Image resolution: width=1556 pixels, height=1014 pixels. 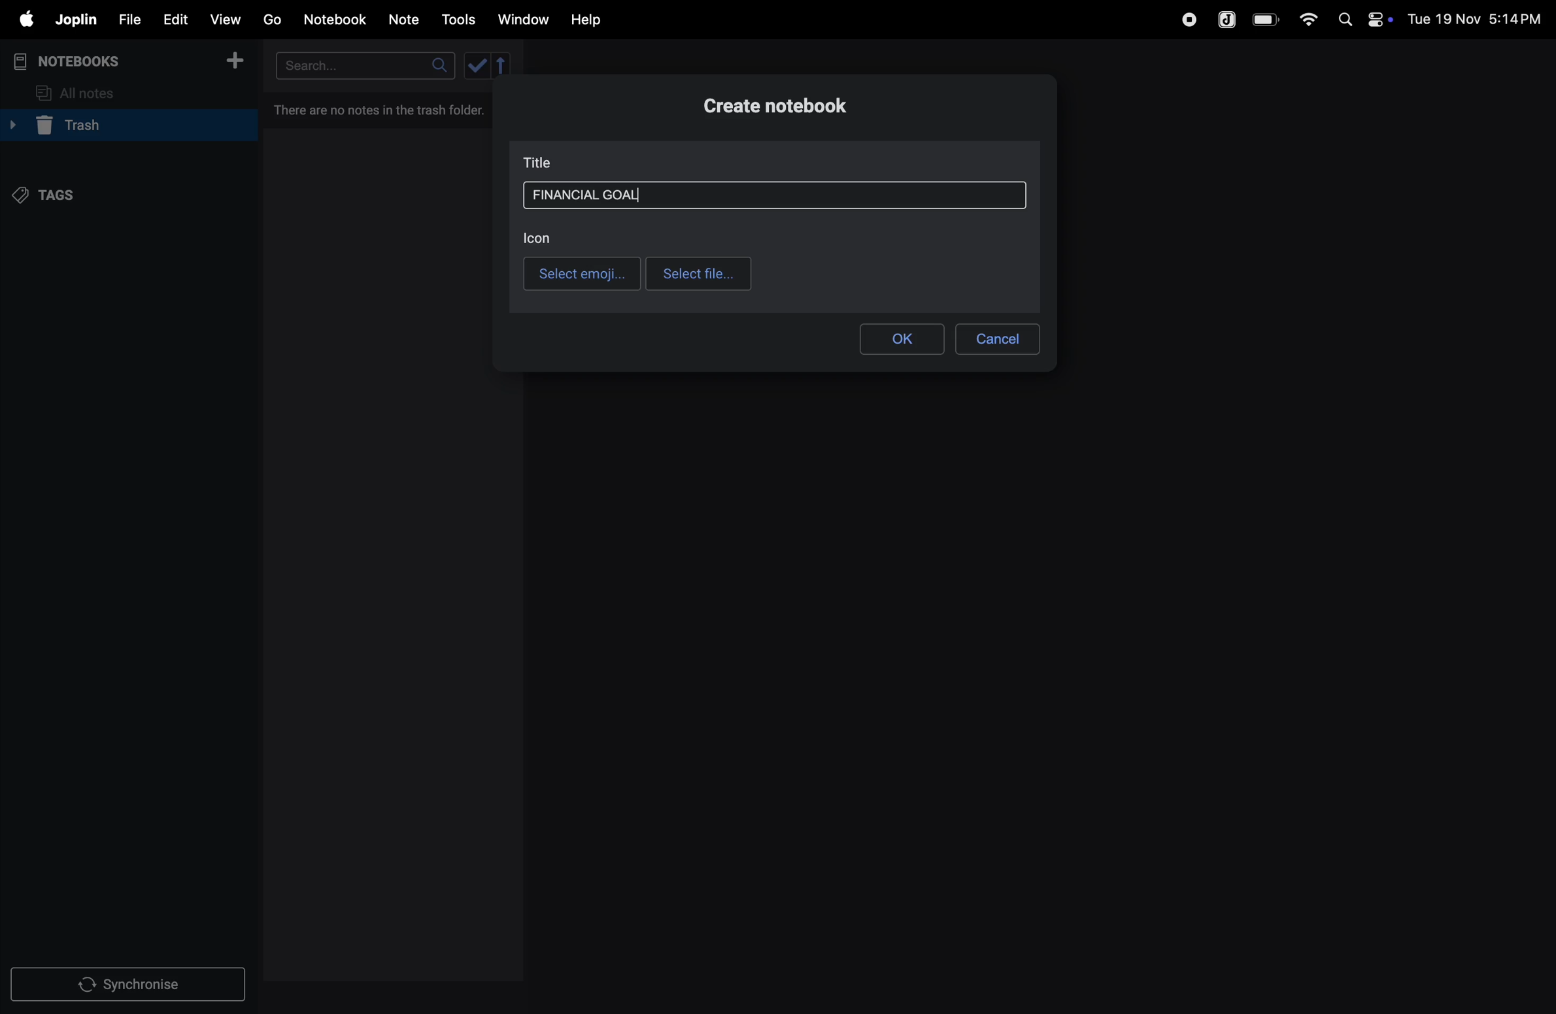 What do you see at coordinates (1188, 20) in the screenshot?
I see `record` at bounding box center [1188, 20].